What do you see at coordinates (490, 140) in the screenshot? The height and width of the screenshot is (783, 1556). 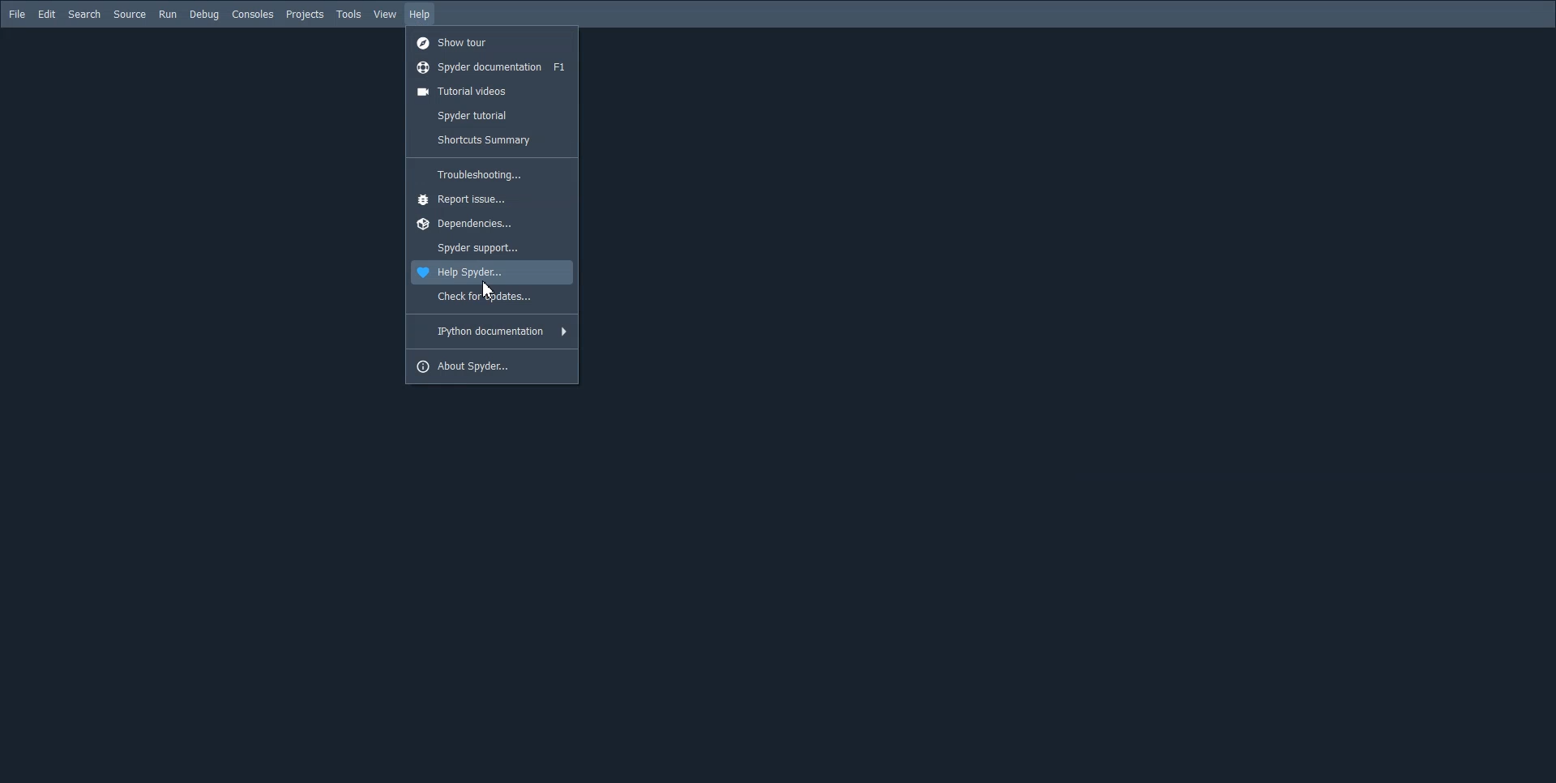 I see `Shortcuts summary` at bounding box center [490, 140].